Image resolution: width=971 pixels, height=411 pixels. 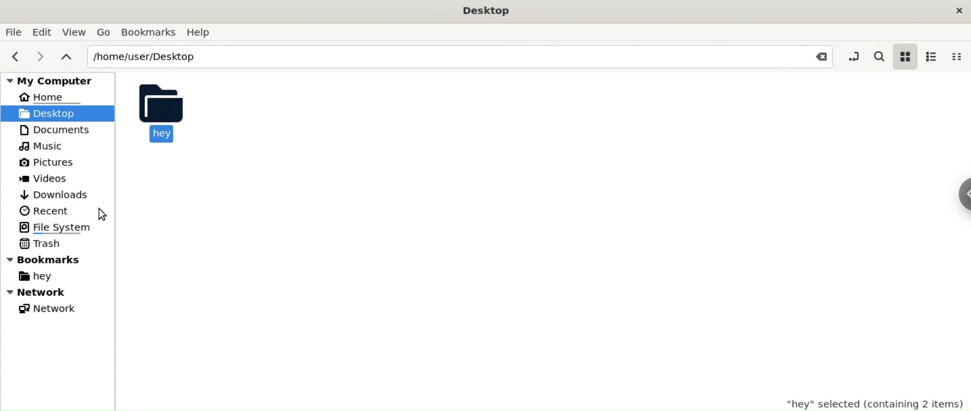 What do you see at coordinates (959, 56) in the screenshot?
I see `compact view` at bounding box center [959, 56].